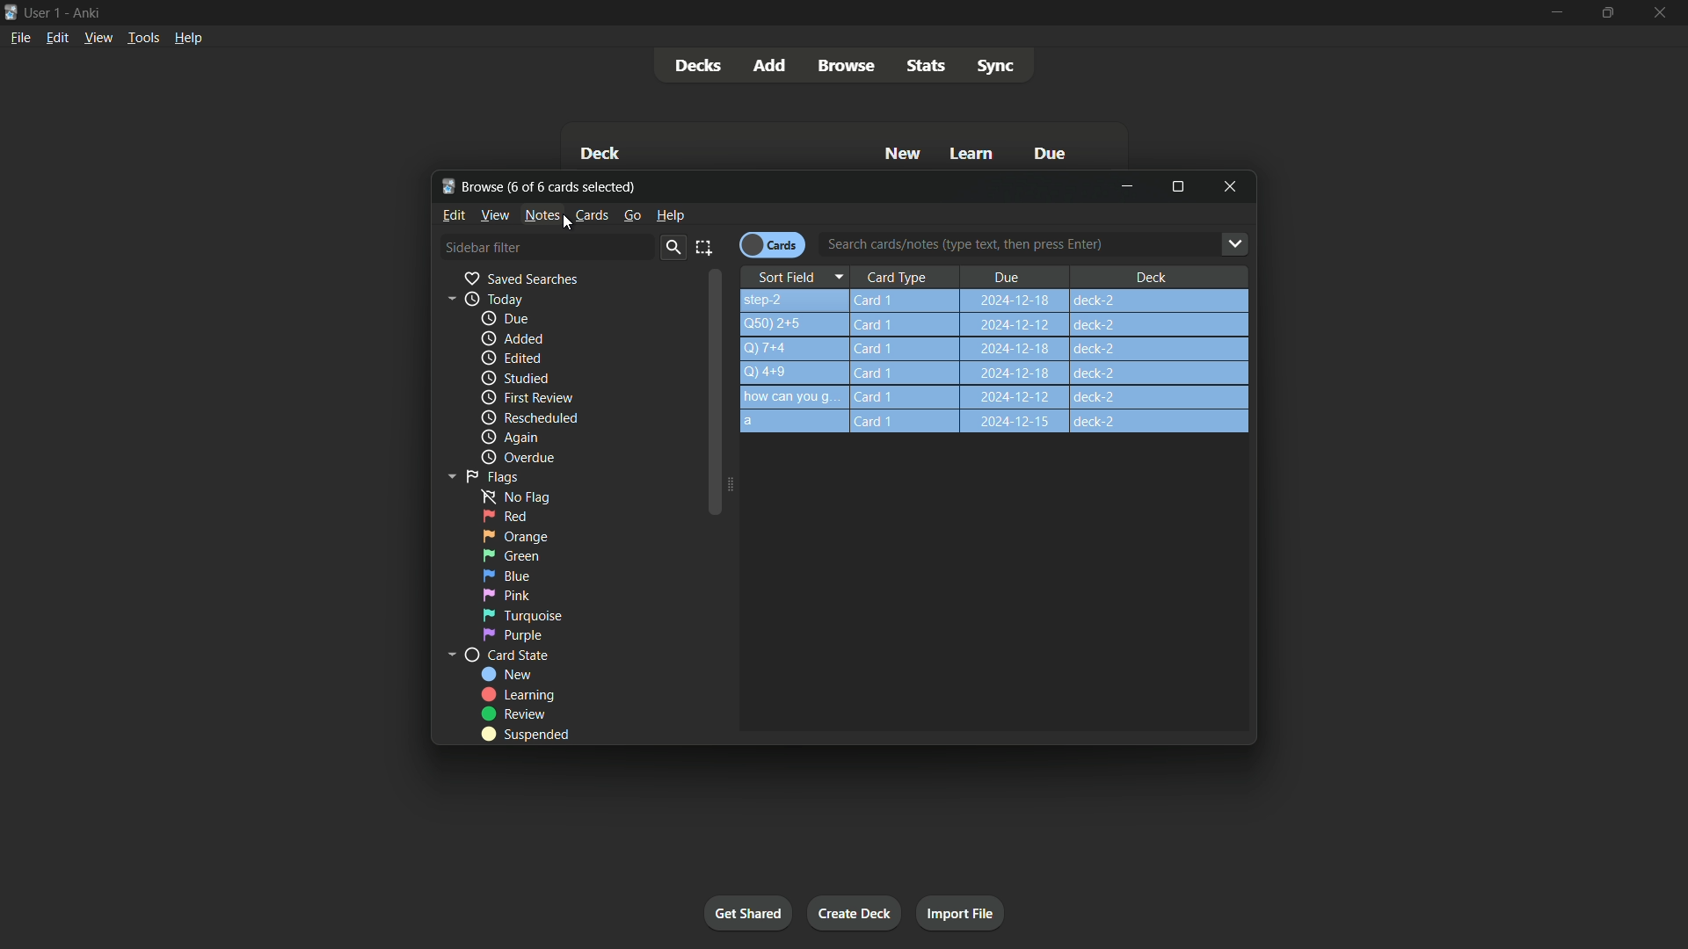 The width and height of the screenshot is (1688, 949). Describe the element at coordinates (480, 299) in the screenshot. I see `Today` at that location.